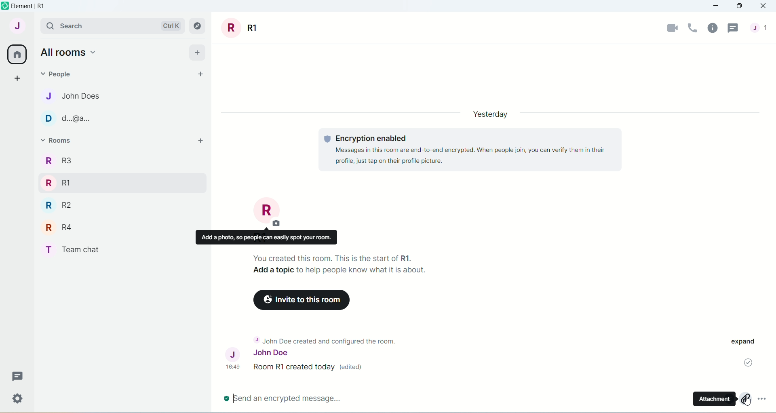 Image resolution: width=776 pixels, height=413 pixels. What do you see at coordinates (68, 97) in the screenshot?
I see `J John Does` at bounding box center [68, 97].